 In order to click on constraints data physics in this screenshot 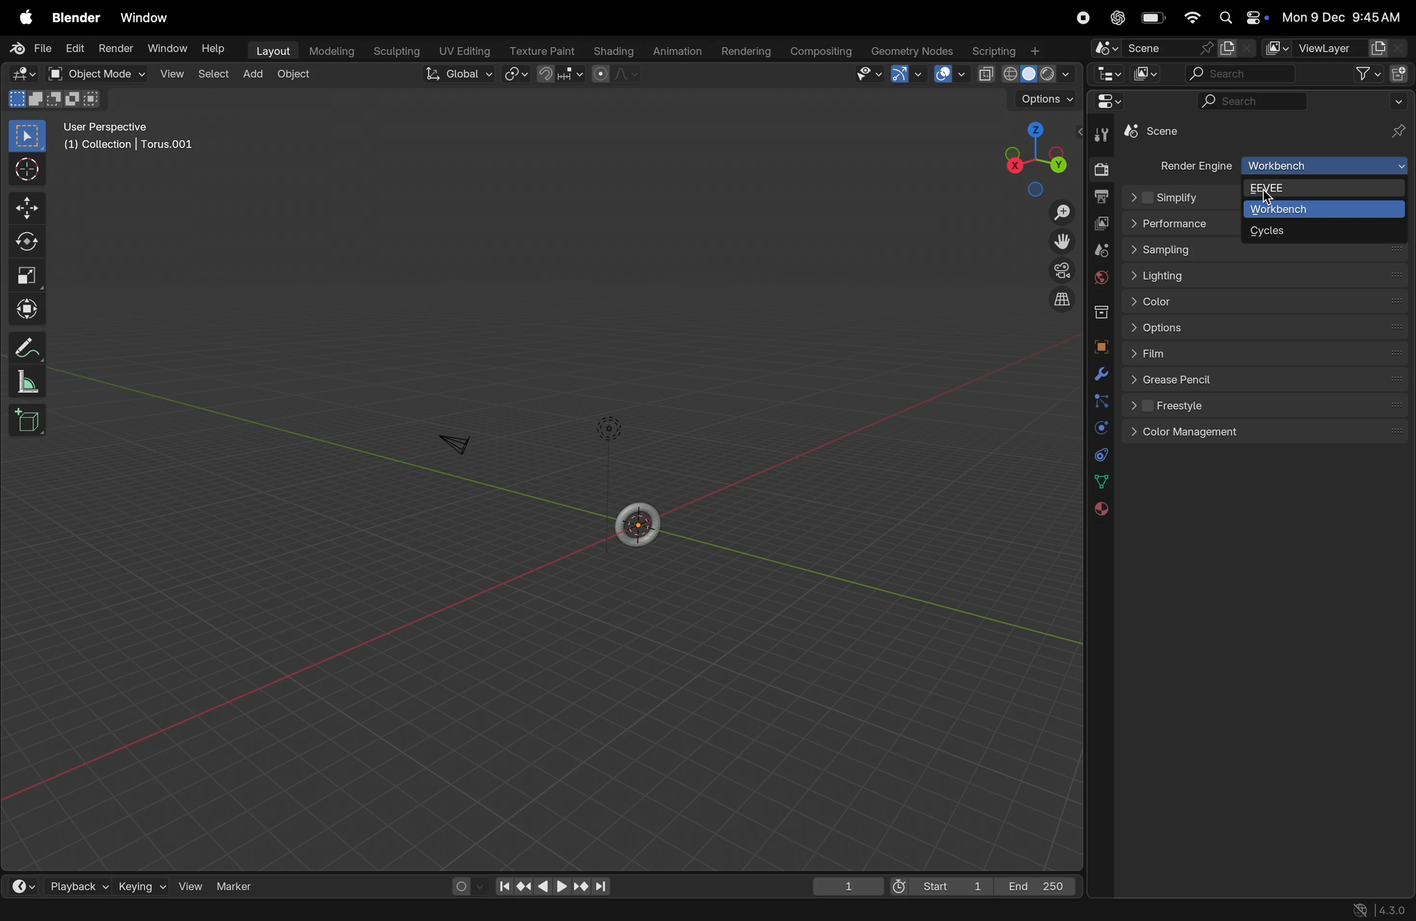, I will do `click(1098, 455)`.